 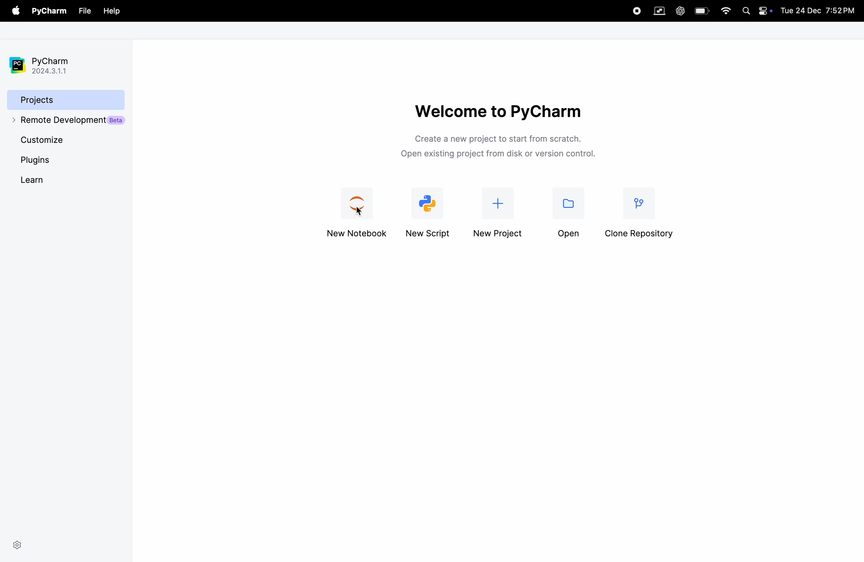 I want to click on remote development, so click(x=66, y=121).